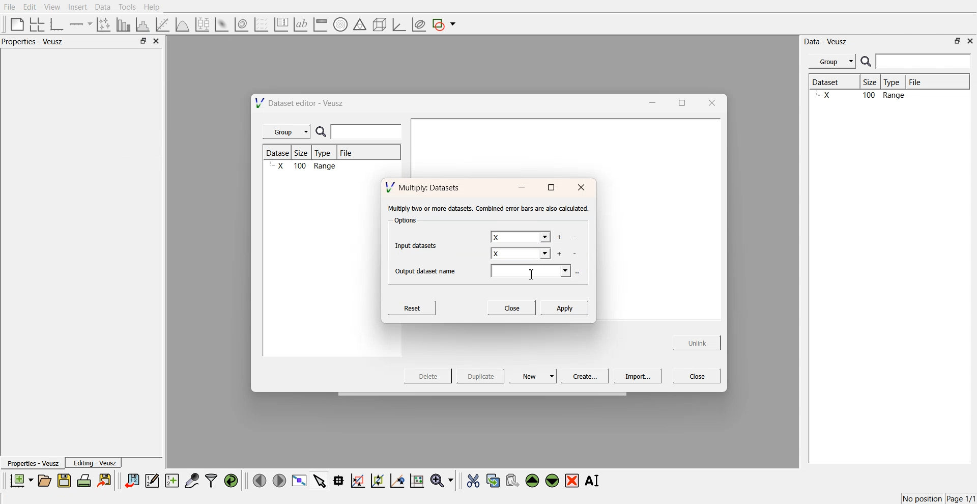  What do you see at coordinates (576, 254) in the screenshot?
I see `delete datasets` at bounding box center [576, 254].